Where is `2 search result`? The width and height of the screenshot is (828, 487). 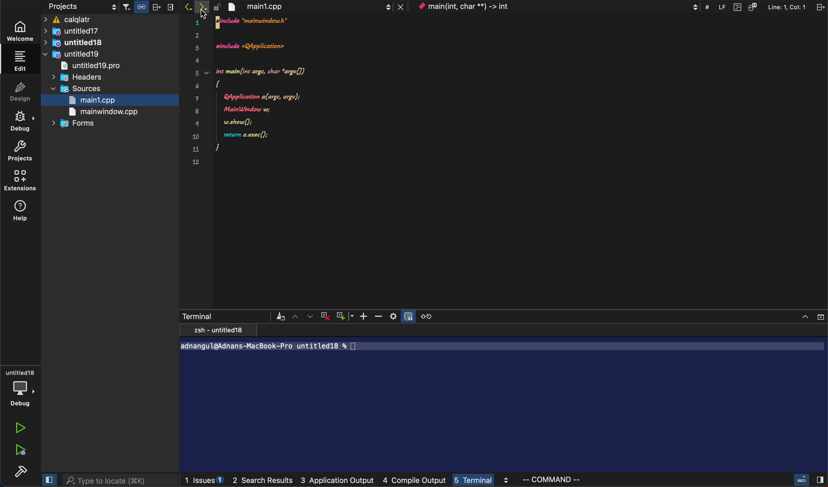
2 search result is located at coordinates (265, 482).